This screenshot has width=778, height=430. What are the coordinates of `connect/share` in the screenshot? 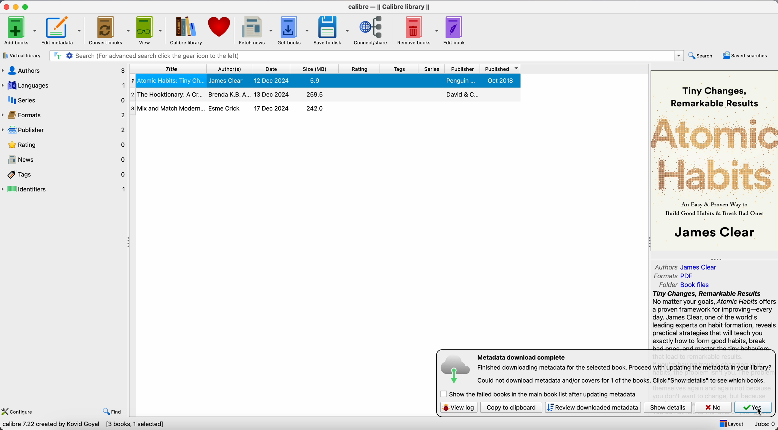 It's located at (373, 30).